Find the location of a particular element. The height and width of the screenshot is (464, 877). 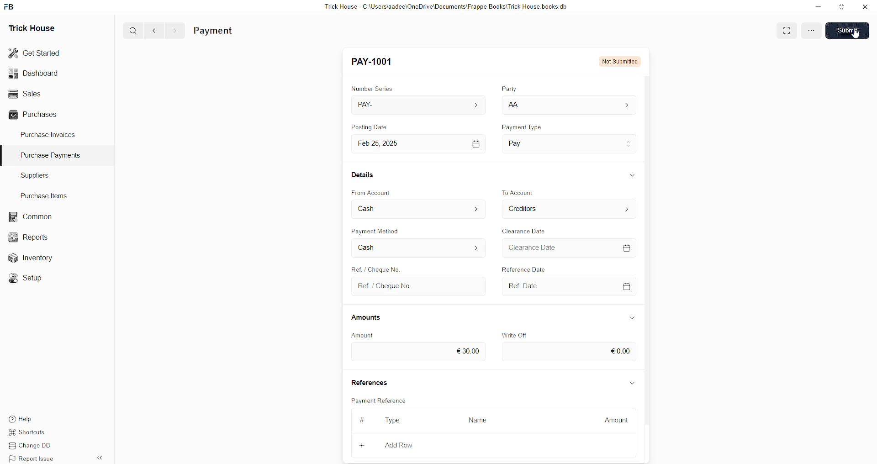

Cash is located at coordinates (369, 247).